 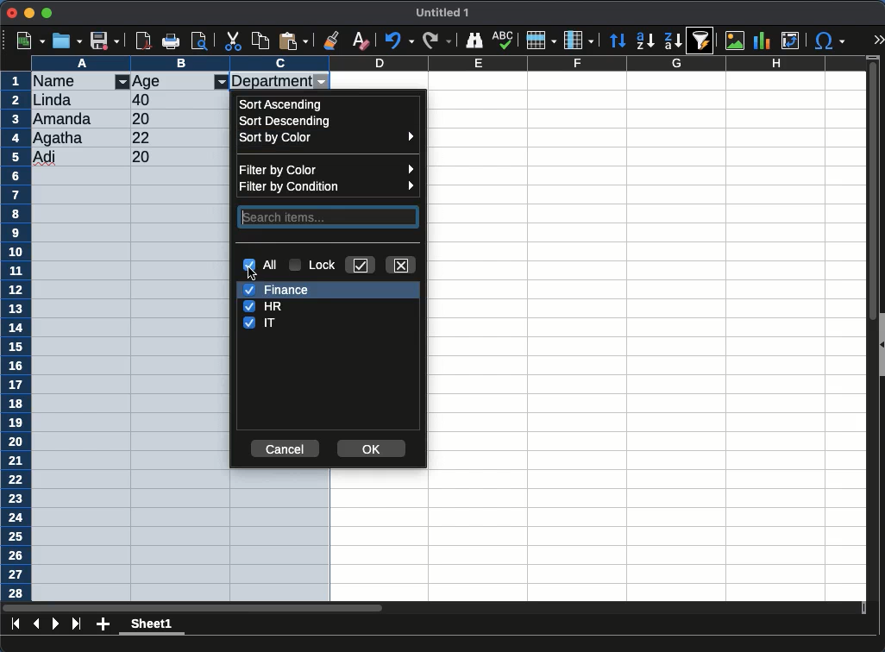 I want to click on check, so click(x=361, y=265).